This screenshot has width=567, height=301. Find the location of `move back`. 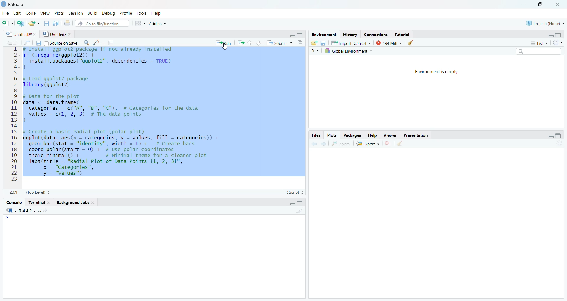

move back is located at coordinates (315, 143).